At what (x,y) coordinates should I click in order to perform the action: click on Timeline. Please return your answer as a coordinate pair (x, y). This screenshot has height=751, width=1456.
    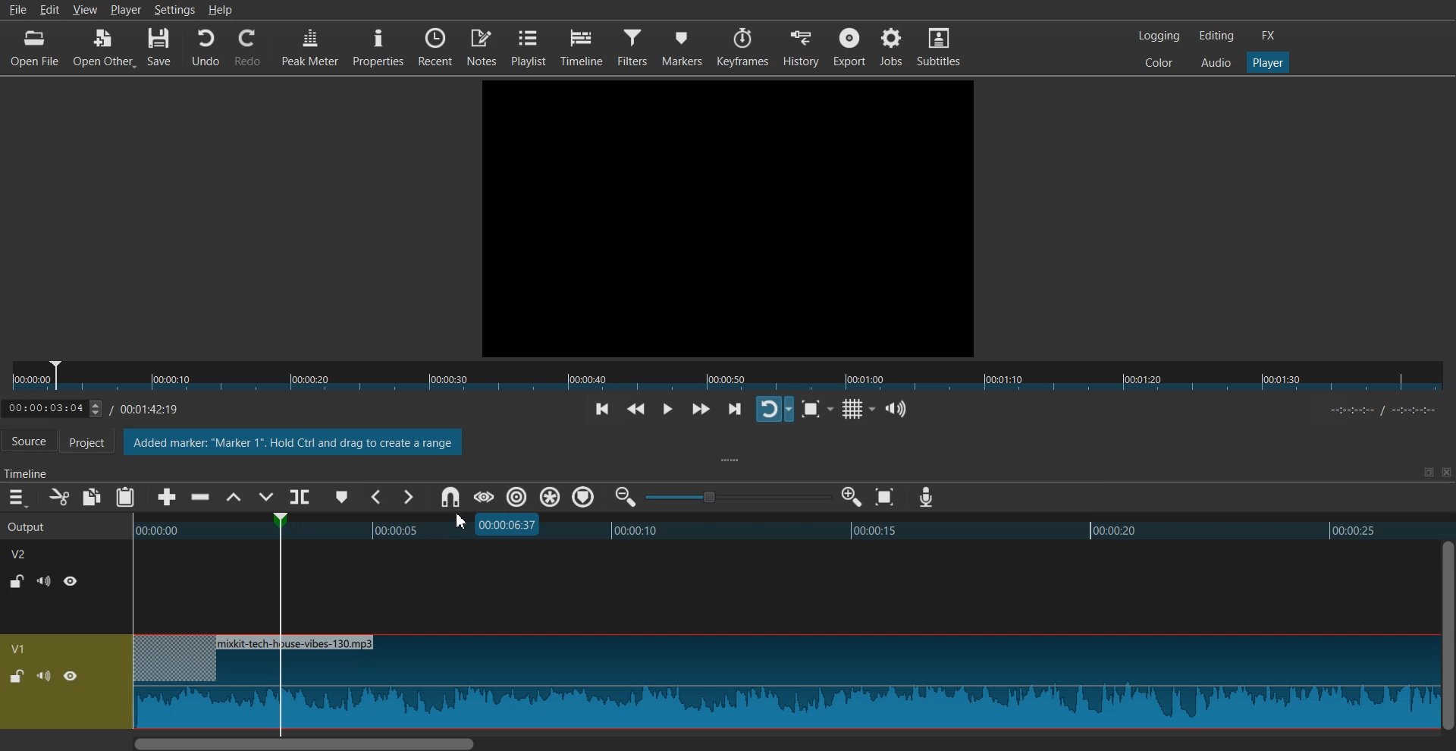
    Looking at the image, I should click on (103, 406).